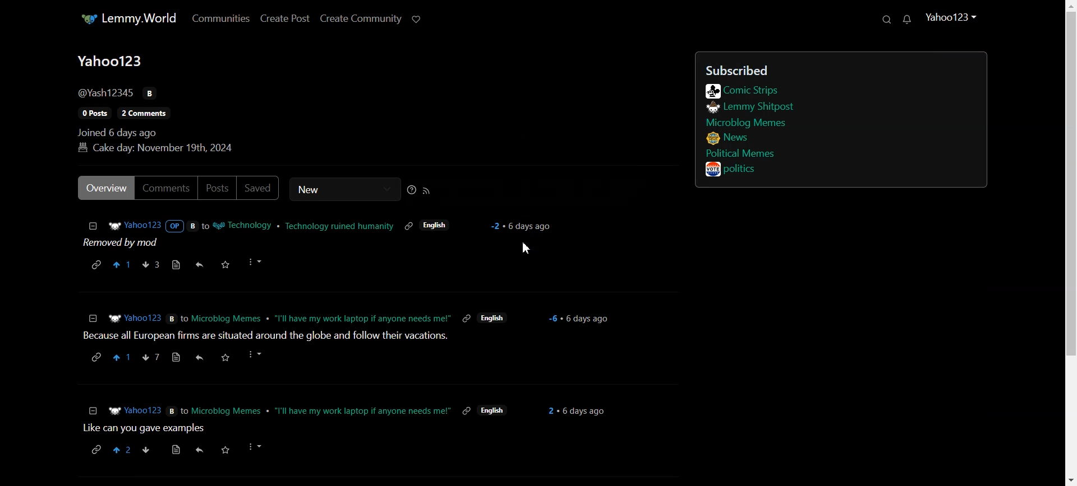 This screenshot has height=486, width=1077. I want to click on Sorting help, so click(411, 190).